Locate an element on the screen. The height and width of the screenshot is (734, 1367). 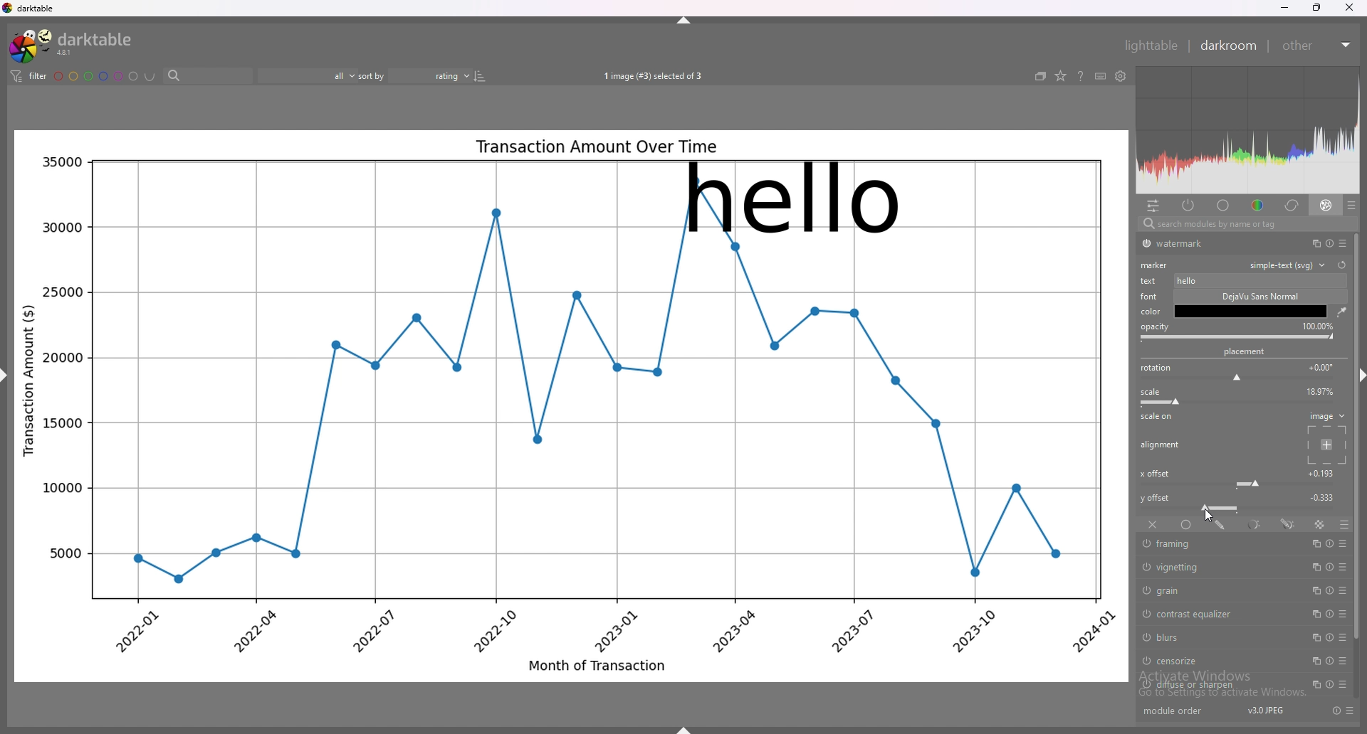
change type of overlays is located at coordinates (1062, 77).